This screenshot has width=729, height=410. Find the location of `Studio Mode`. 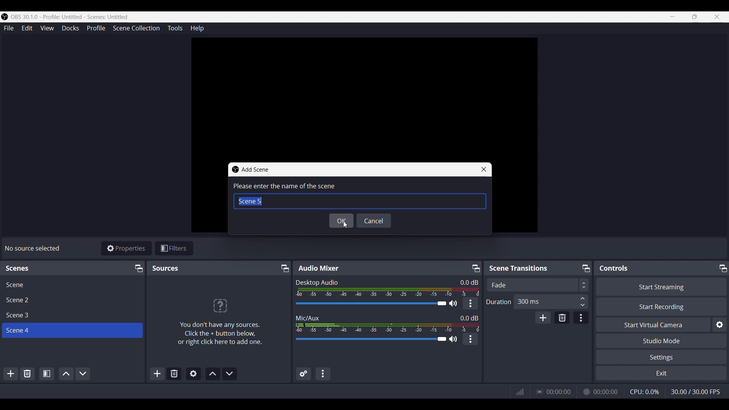

Studio Mode is located at coordinates (662, 341).